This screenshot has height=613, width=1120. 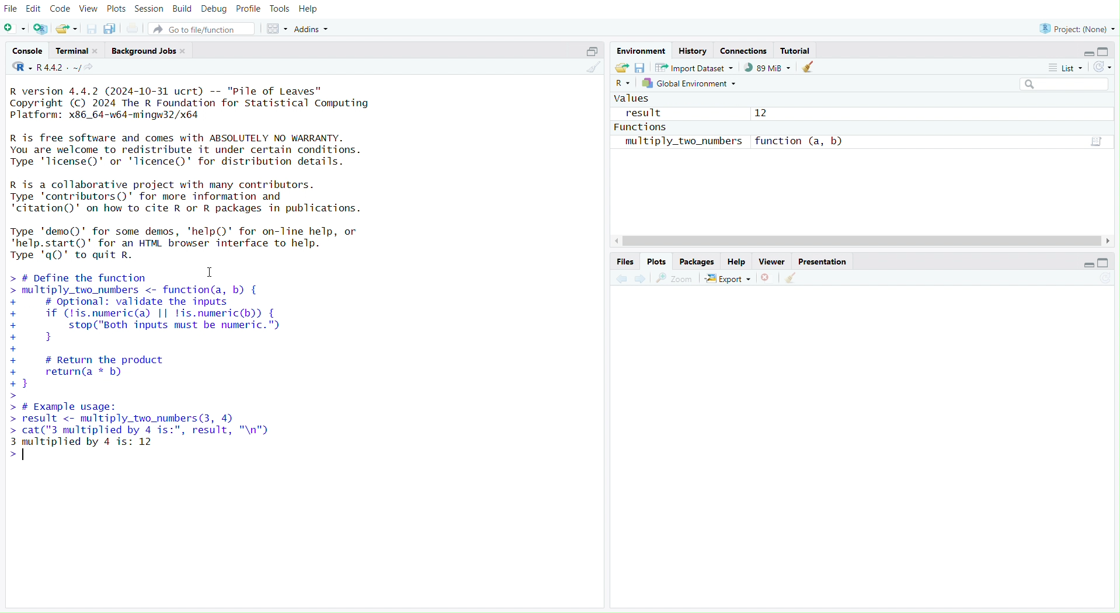 What do you see at coordinates (745, 51) in the screenshot?
I see `Connections` at bounding box center [745, 51].